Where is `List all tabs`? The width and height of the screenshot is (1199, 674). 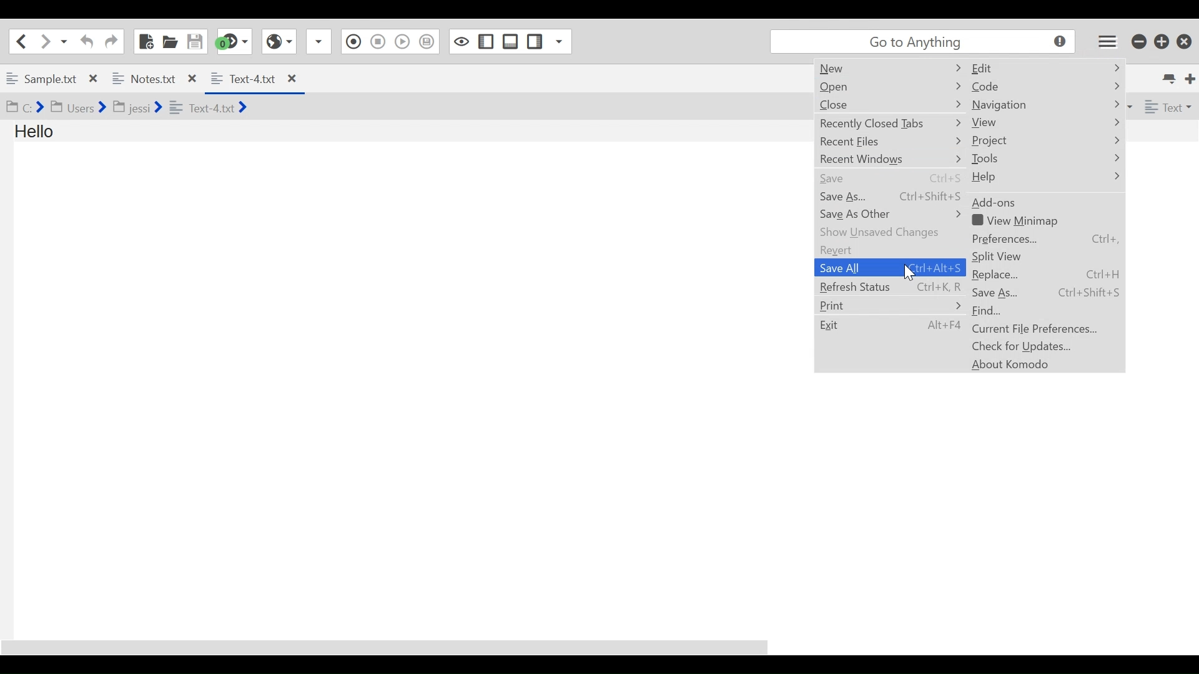 List all tabs is located at coordinates (1172, 79).